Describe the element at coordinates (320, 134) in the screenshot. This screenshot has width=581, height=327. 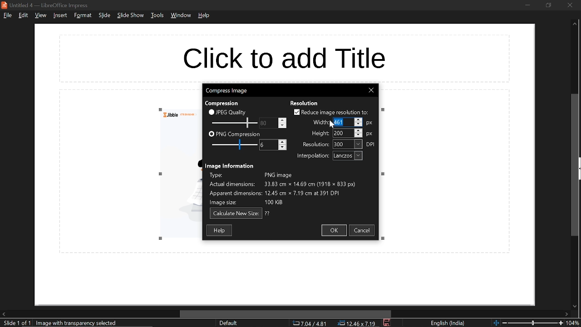
I see `text` at that location.